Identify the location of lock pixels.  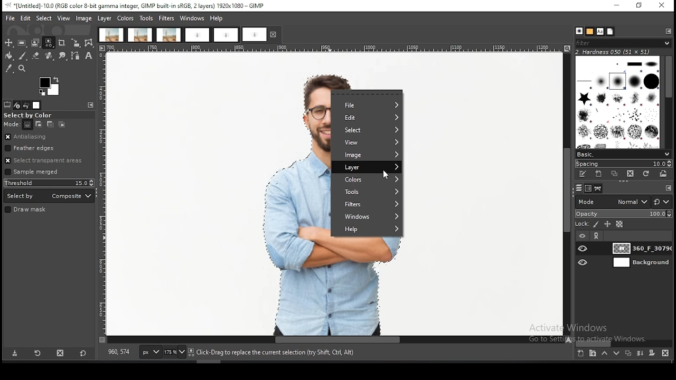
(596, 225).